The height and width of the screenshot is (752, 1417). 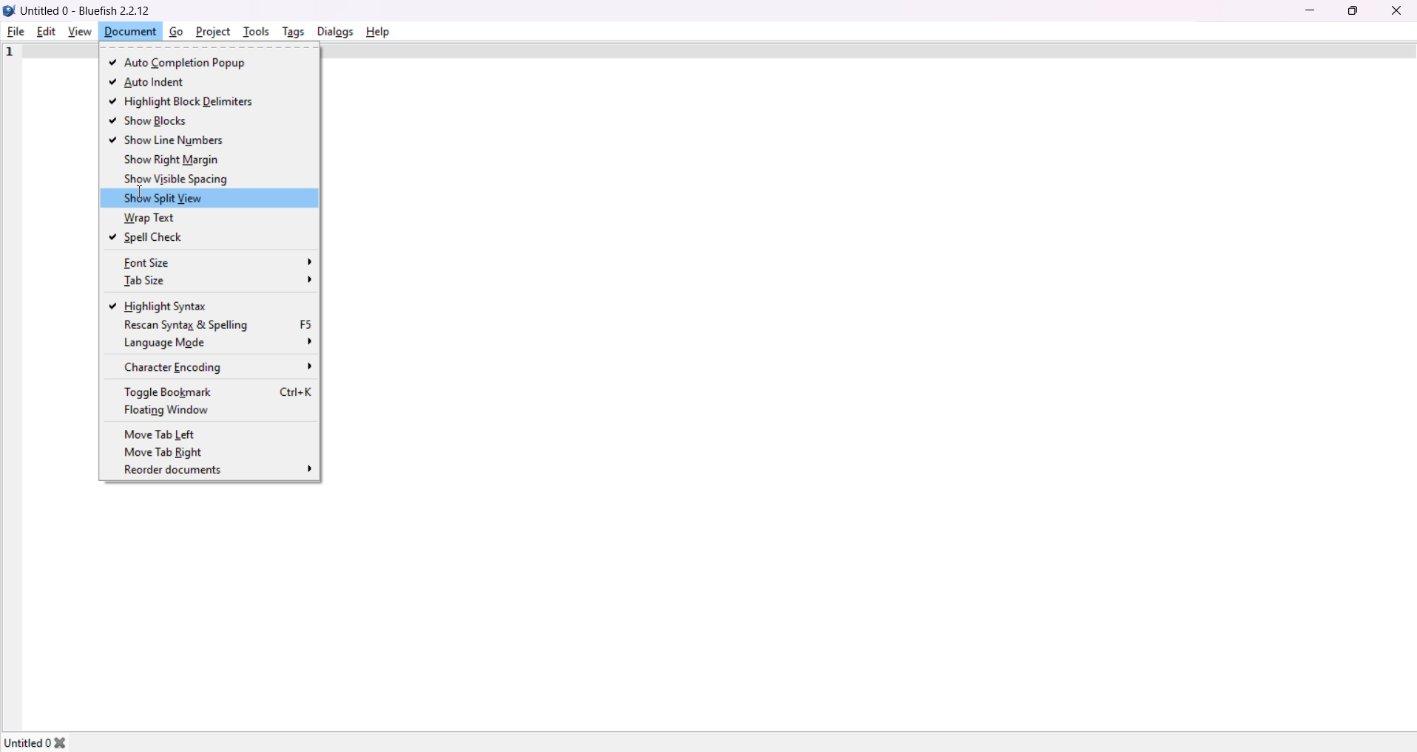 What do you see at coordinates (219, 366) in the screenshot?
I see `character encoding` at bounding box center [219, 366].